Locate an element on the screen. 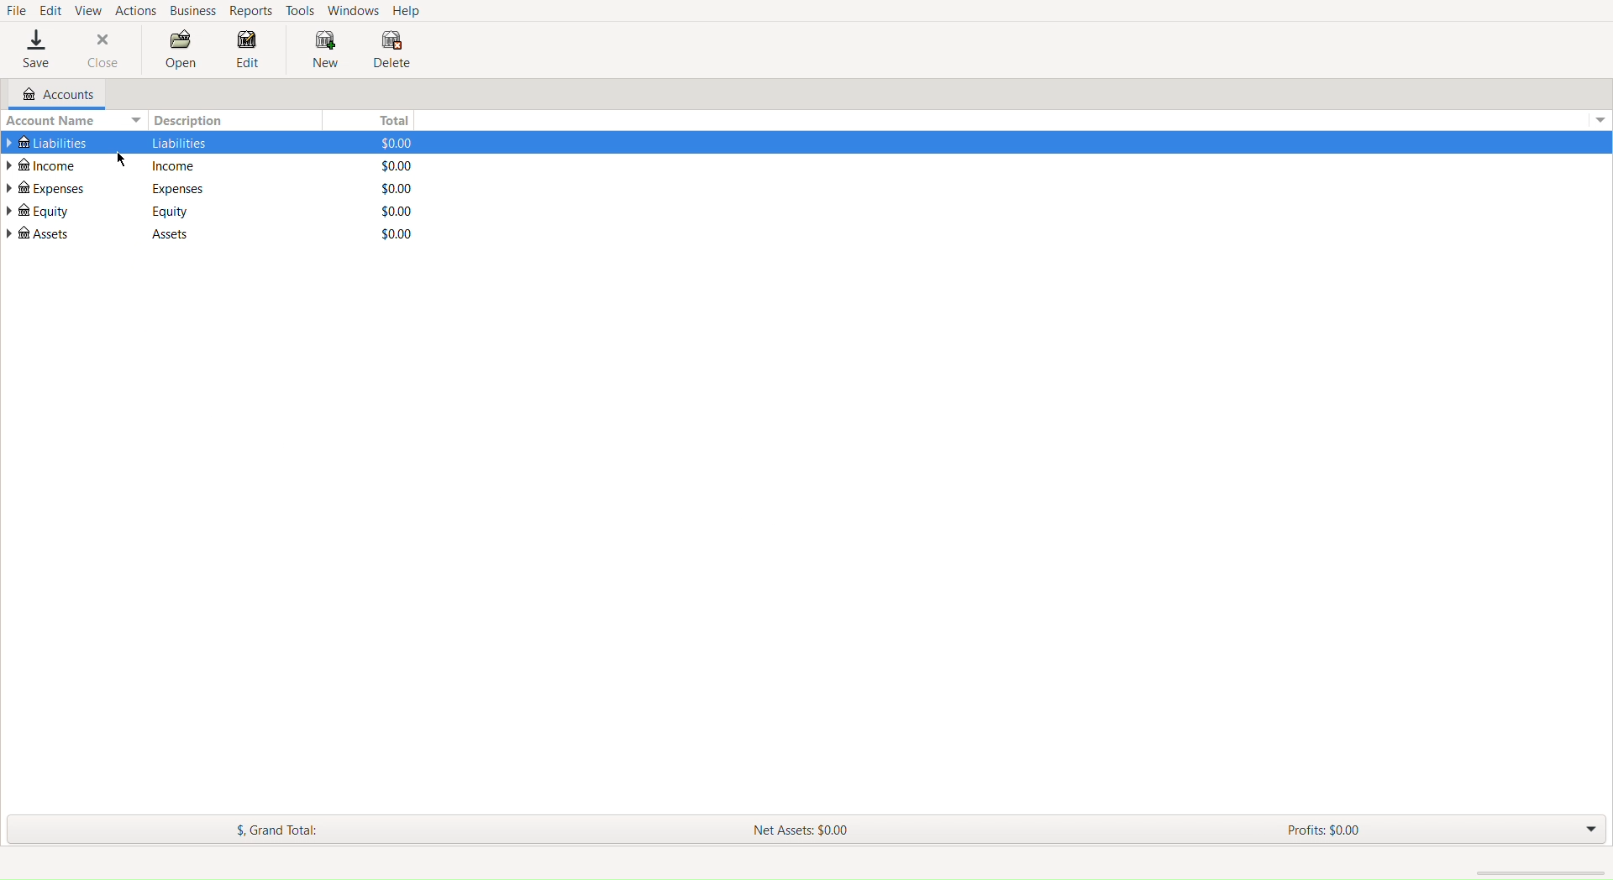 The width and height of the screenshot is (1613, 880). Edit is located at coordinates (251, 51).